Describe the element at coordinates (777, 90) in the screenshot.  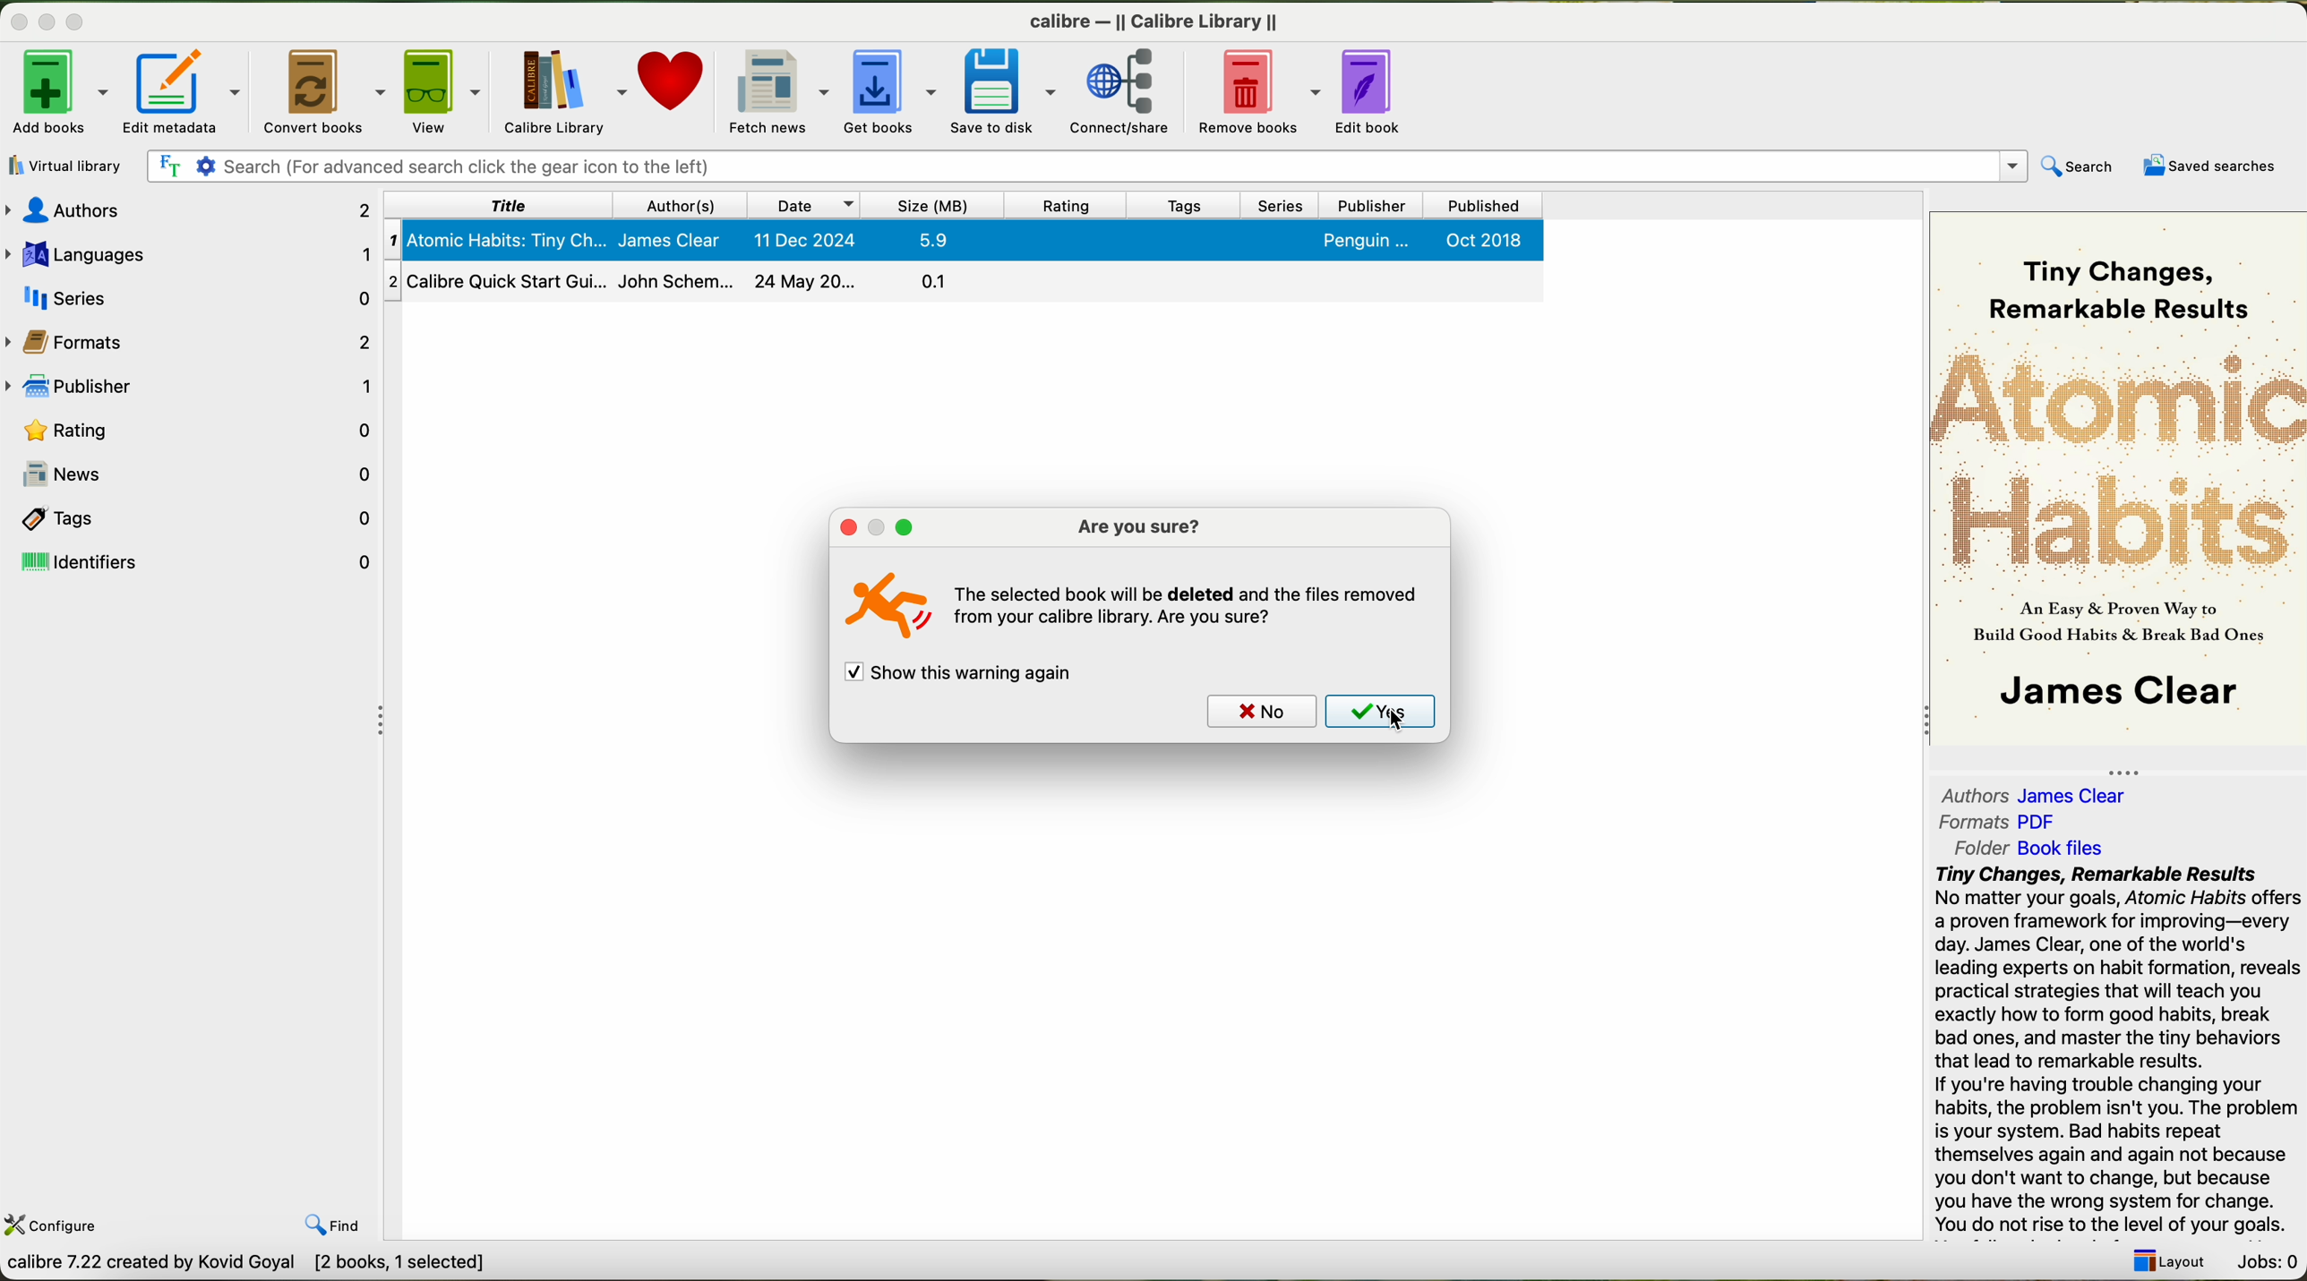
I see `fletch news` at that location.